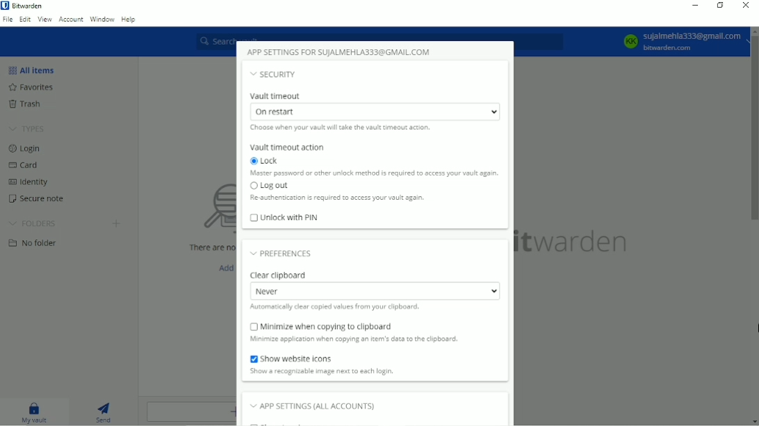 This screenshot has width=759, height=426. I want to click on Never, so click(374, 291).